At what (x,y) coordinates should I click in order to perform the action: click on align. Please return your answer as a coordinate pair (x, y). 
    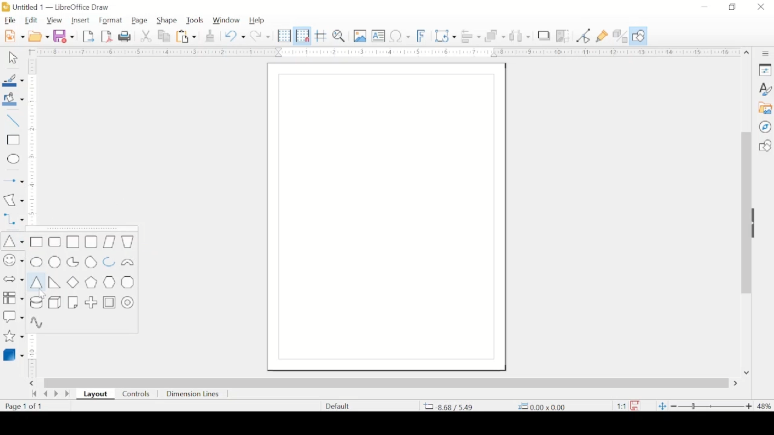
    Looking at the image, I should click on (472, 35).